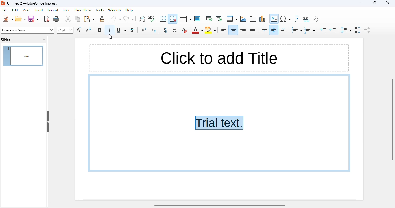 The height and width of the screenshot is (208, 395). Describe the element at coordinates (306, 19) in the screenshot. I see `insert hyperlink` at that location.